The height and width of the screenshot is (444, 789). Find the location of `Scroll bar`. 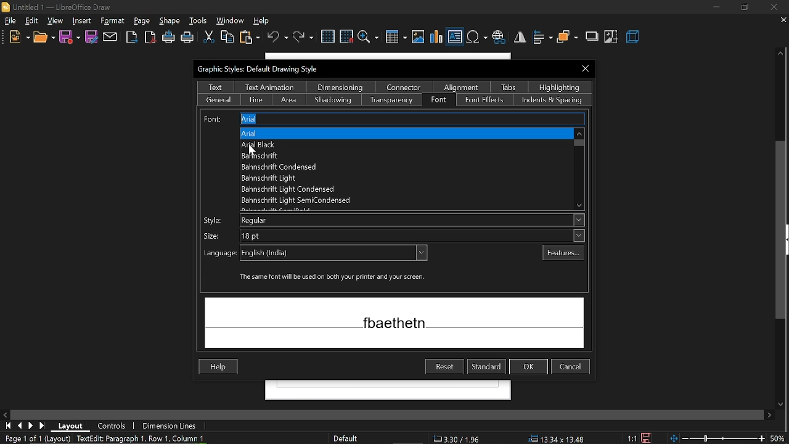

Scroll bar is located at coordinates (578, 168).